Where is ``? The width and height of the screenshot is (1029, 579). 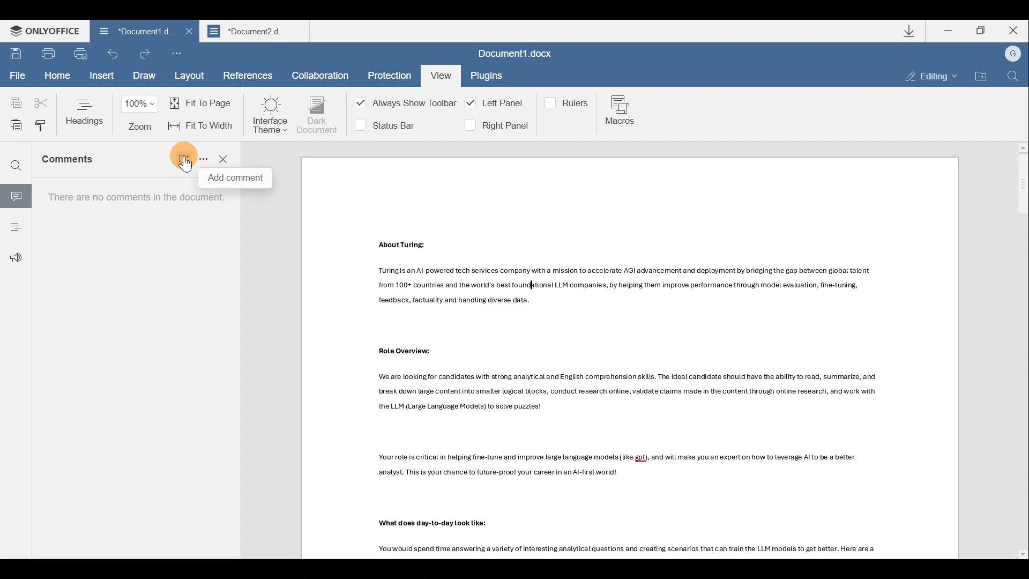
 is located at coordinates (431, 522).